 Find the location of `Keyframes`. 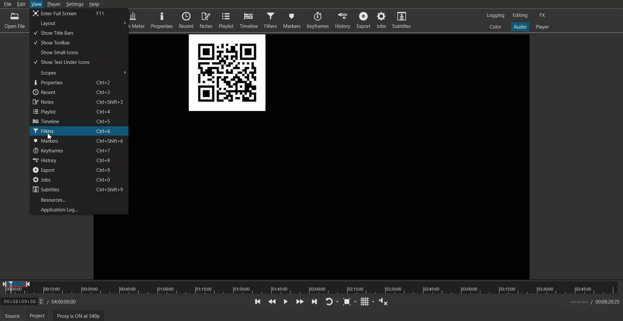

Keyframes is located at coordinates (317, 20).